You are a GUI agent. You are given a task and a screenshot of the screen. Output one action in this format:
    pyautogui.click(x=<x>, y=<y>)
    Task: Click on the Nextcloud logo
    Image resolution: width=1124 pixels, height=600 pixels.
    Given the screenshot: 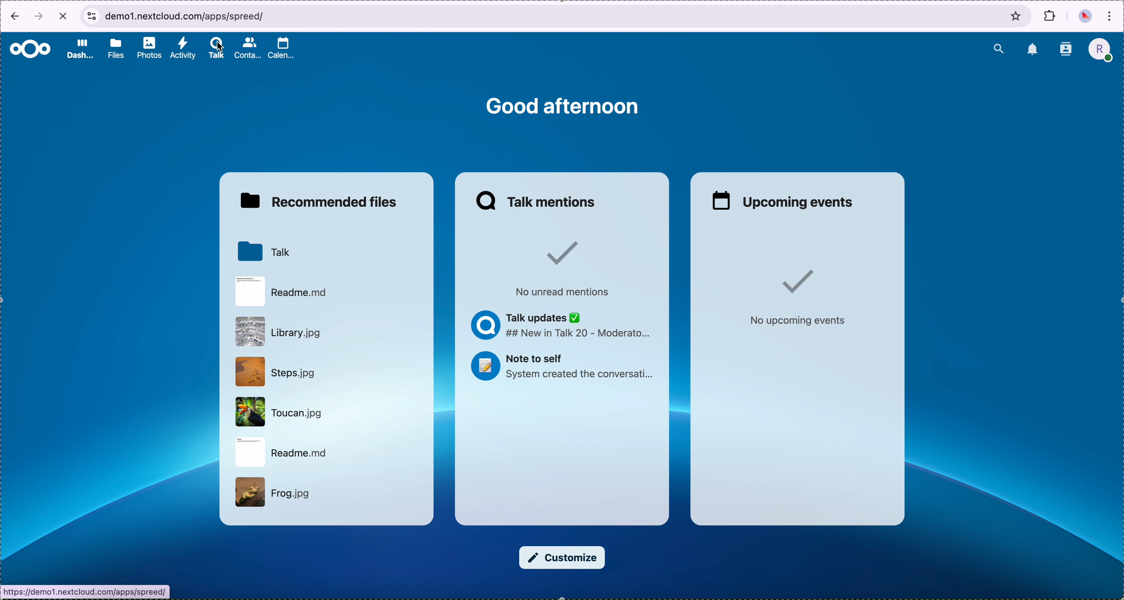 What is the action you would take?
    pyautogui.click(x=30, y=50)
    